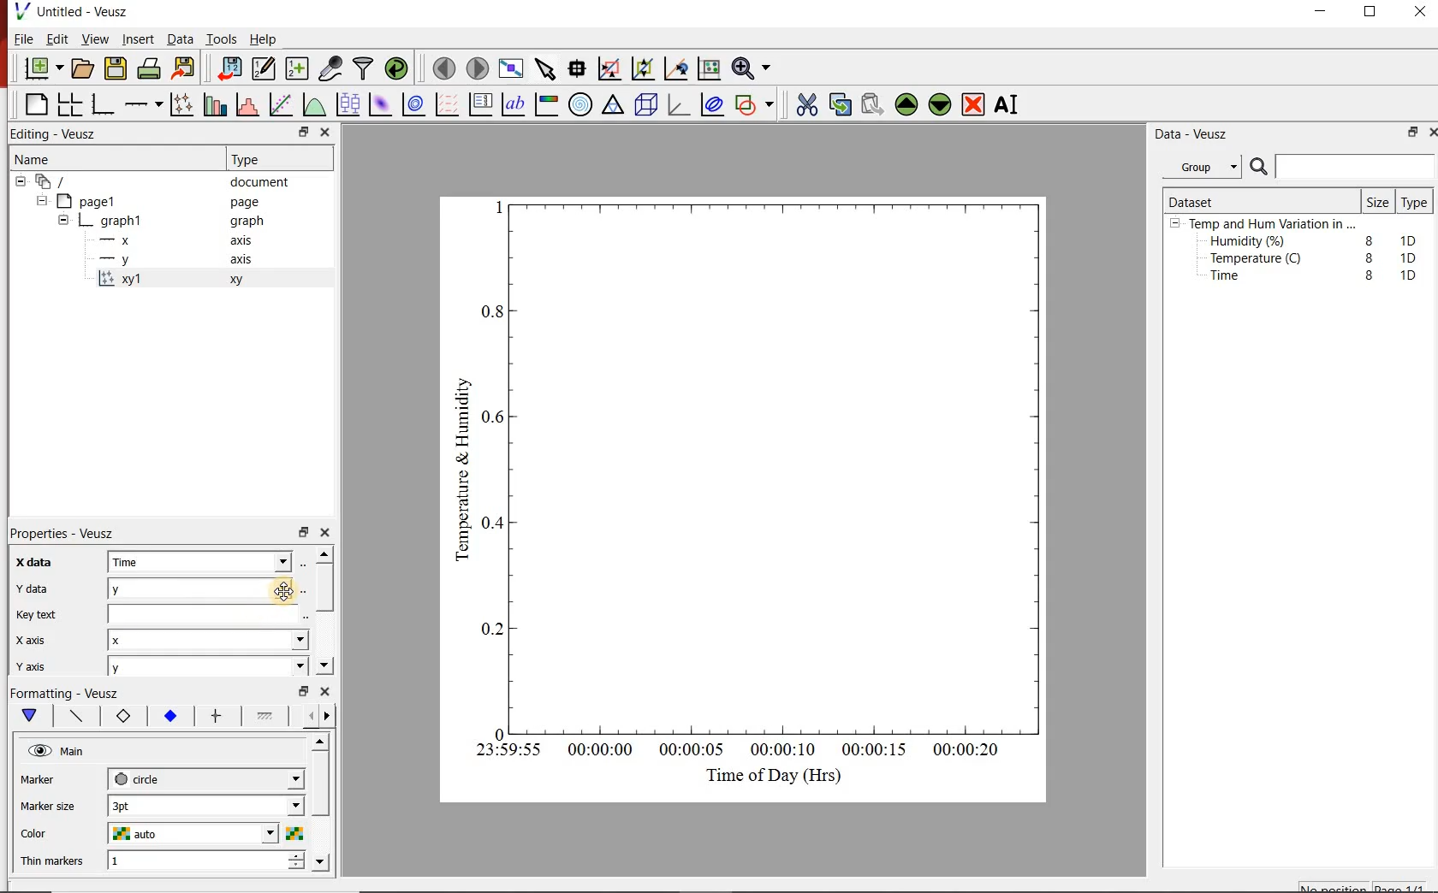  I want to click on page, so click(248, 203).